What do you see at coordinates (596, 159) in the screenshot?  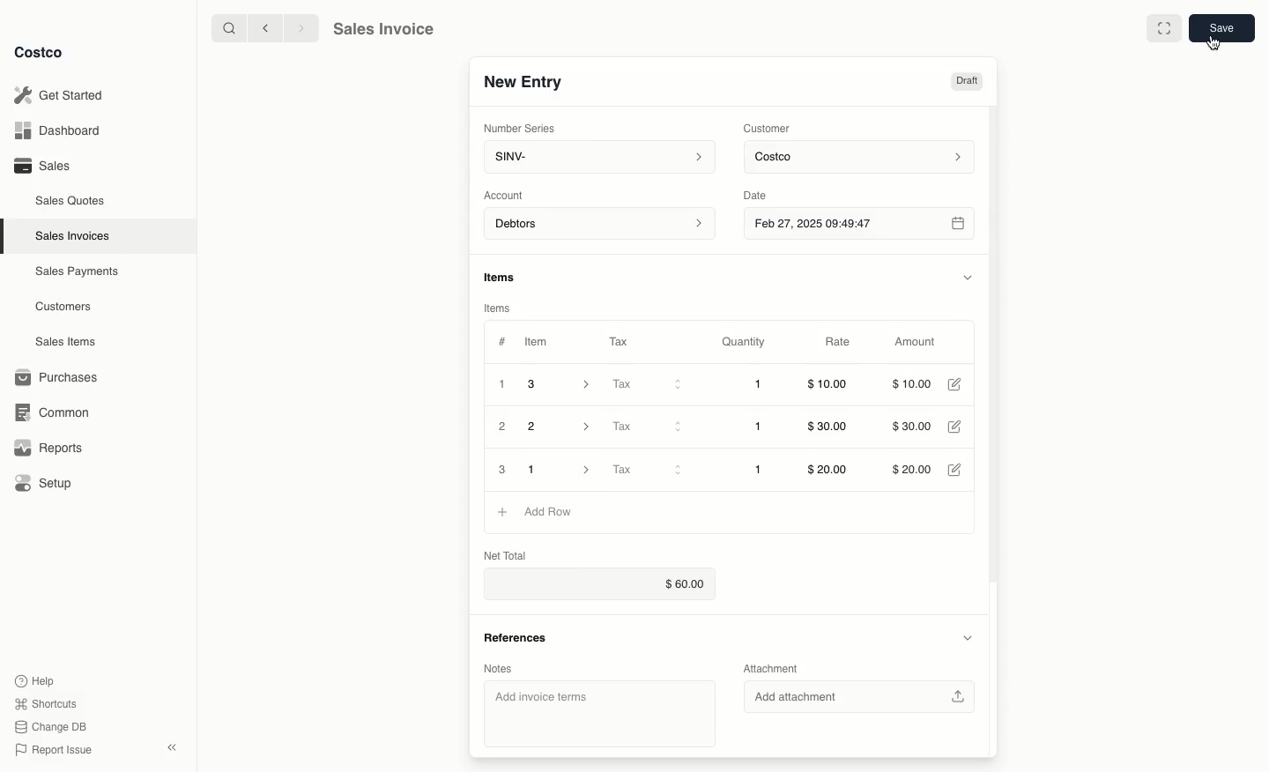 I see `SINV-` at bounding box center [596, 159].